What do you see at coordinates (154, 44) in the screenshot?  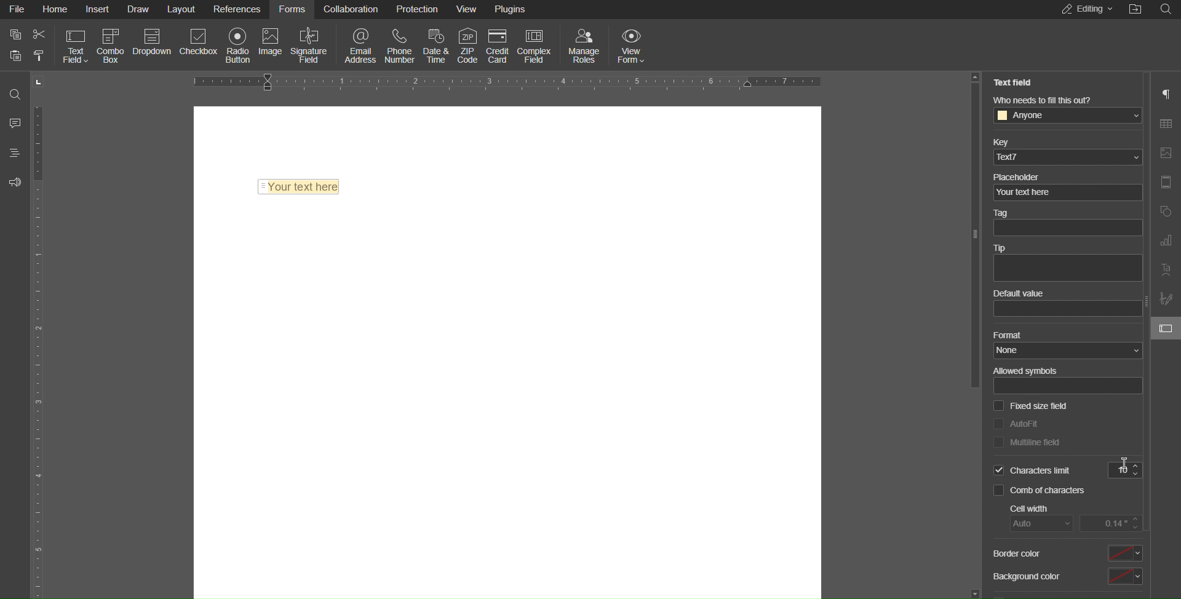 I see `Dropdown` at bounding box center [154, 44].